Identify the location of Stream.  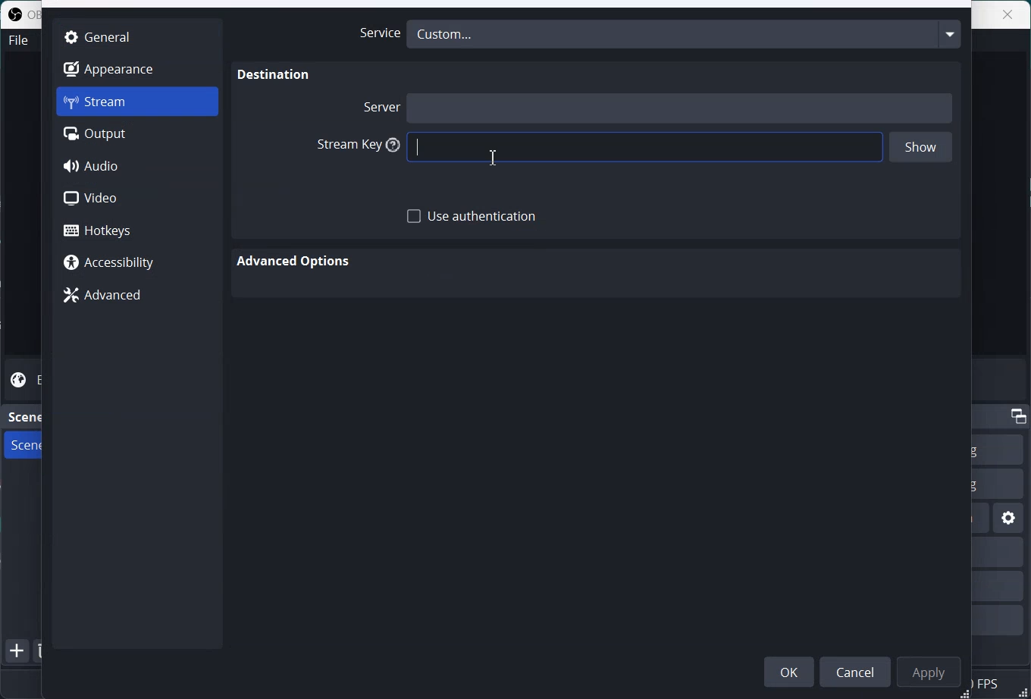
(137, 102).